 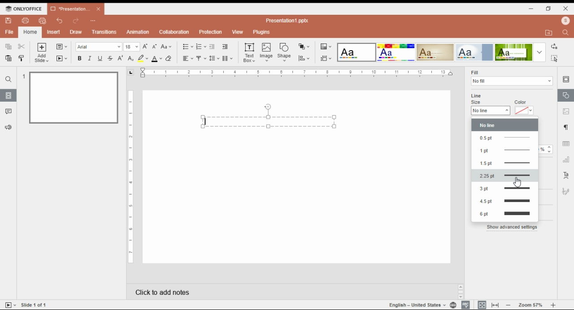 I want to click on increase indent, so click(x=225, y=47).